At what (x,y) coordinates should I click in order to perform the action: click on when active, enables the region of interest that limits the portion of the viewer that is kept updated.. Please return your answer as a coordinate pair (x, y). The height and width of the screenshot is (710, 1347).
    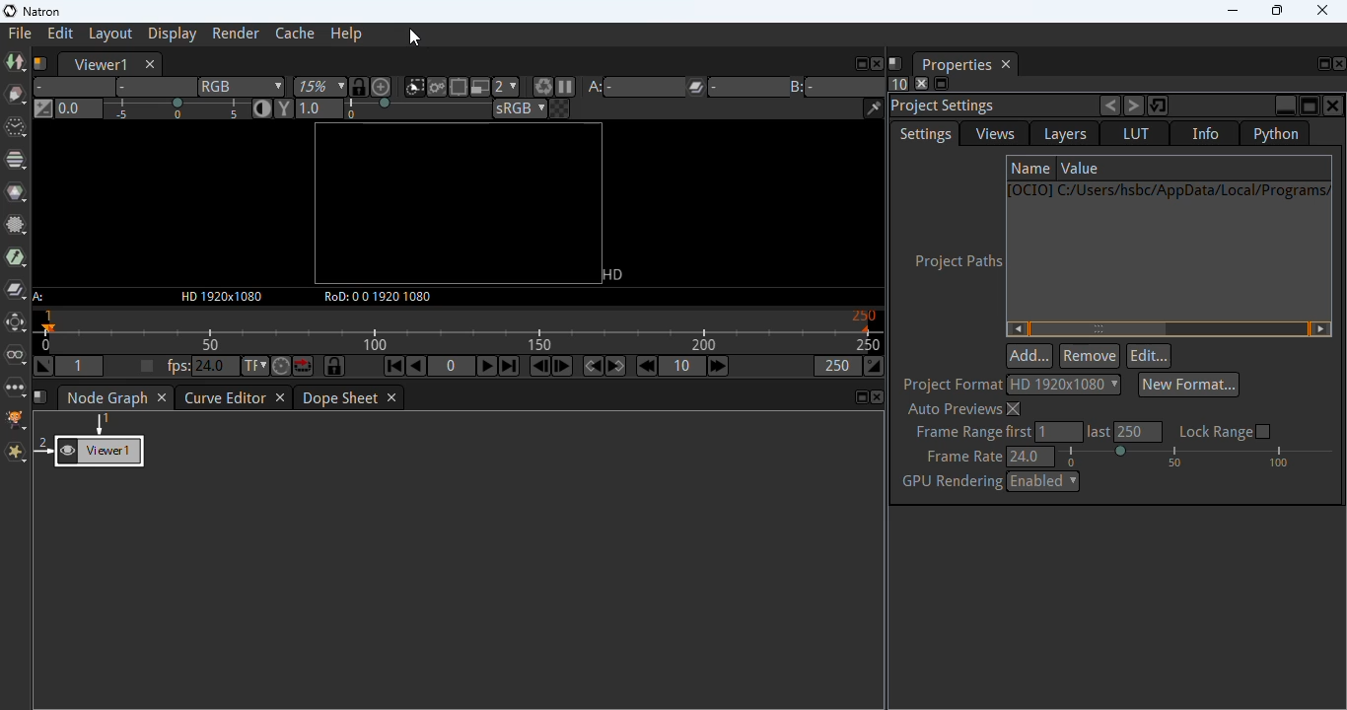
    Looking at the image, I should click on (458, 87).